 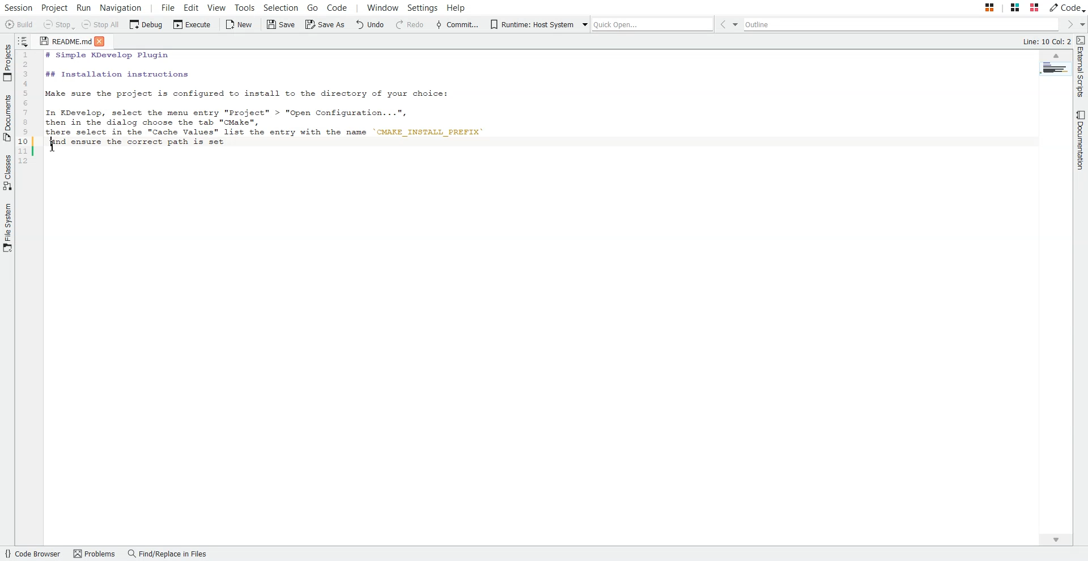 What do you see at coordinates (410, 25) in the screenshot?
I see `Redo` at bounding box center [410, 25].